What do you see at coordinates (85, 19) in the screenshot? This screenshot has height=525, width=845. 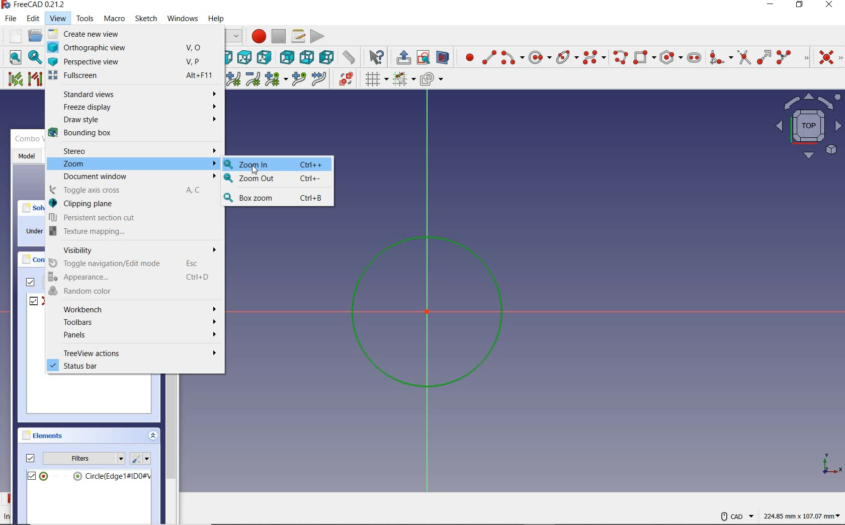 I see `tools` at bounding box center [85, 19].